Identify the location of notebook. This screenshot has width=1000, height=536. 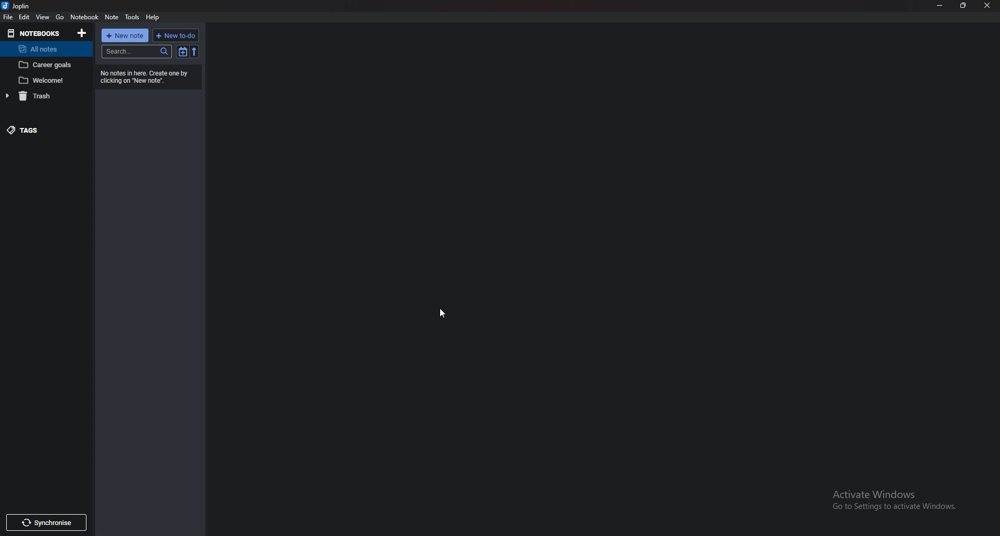
(84, 17).